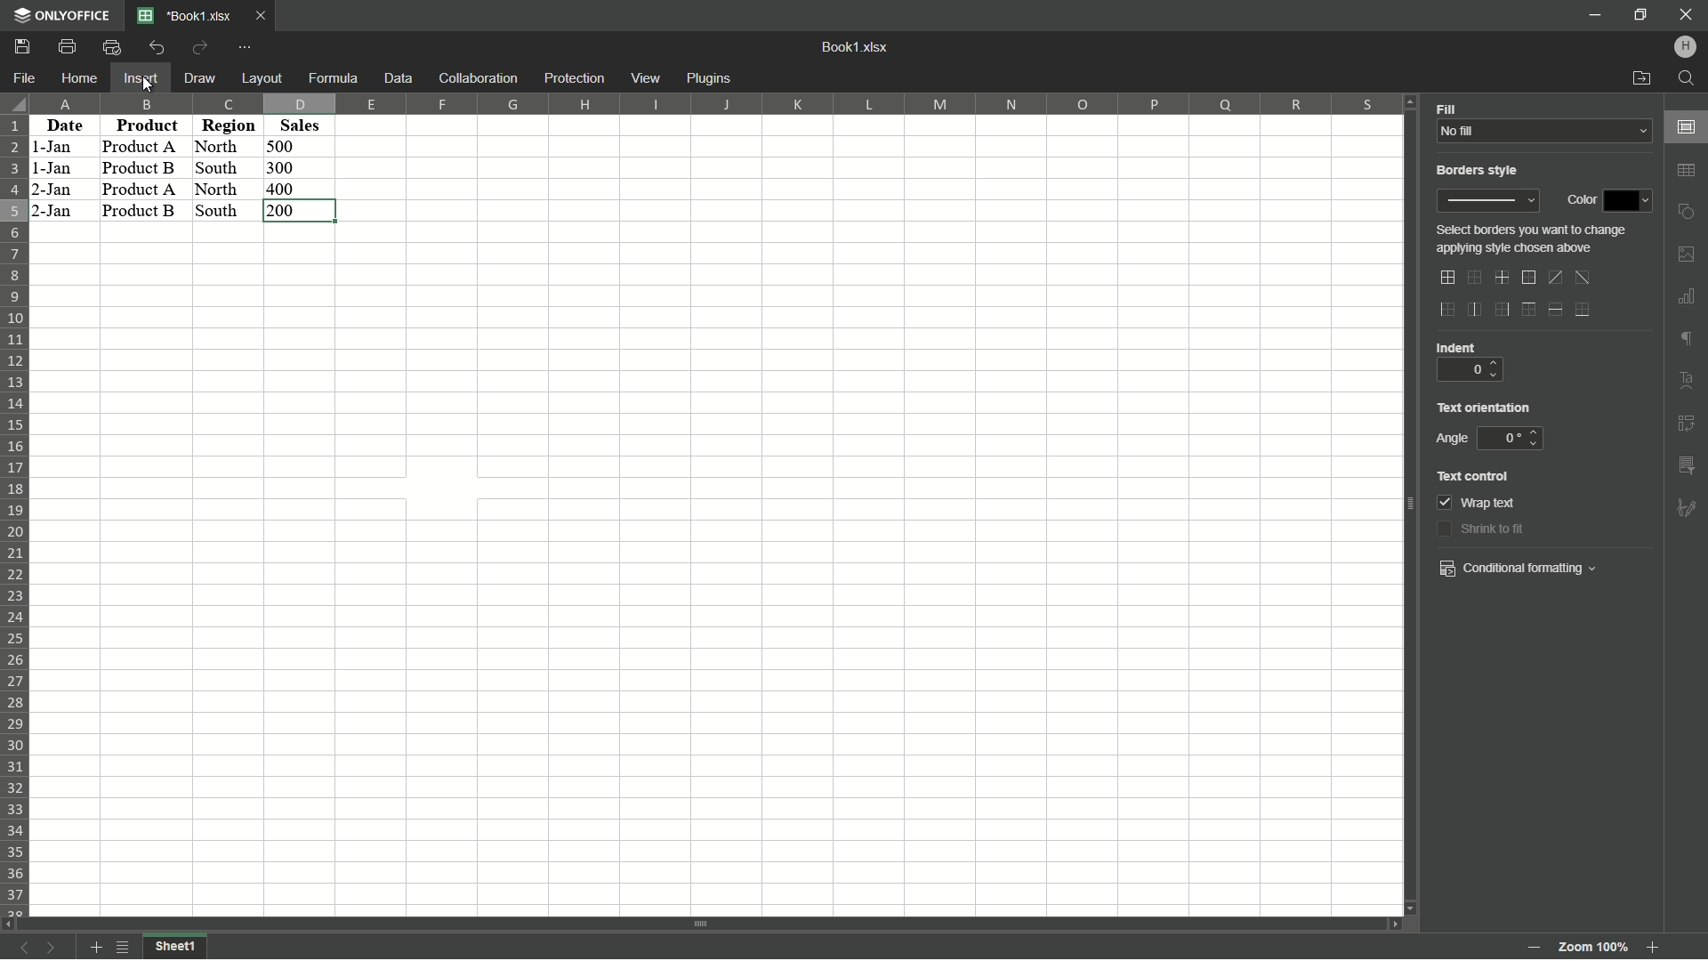 Image resolution: width=1708 pixels, height=961 pixels. What do you see at coordinates (1475, 477) in the screenshot?
I see `text control` at bounding box center [1475, 477].